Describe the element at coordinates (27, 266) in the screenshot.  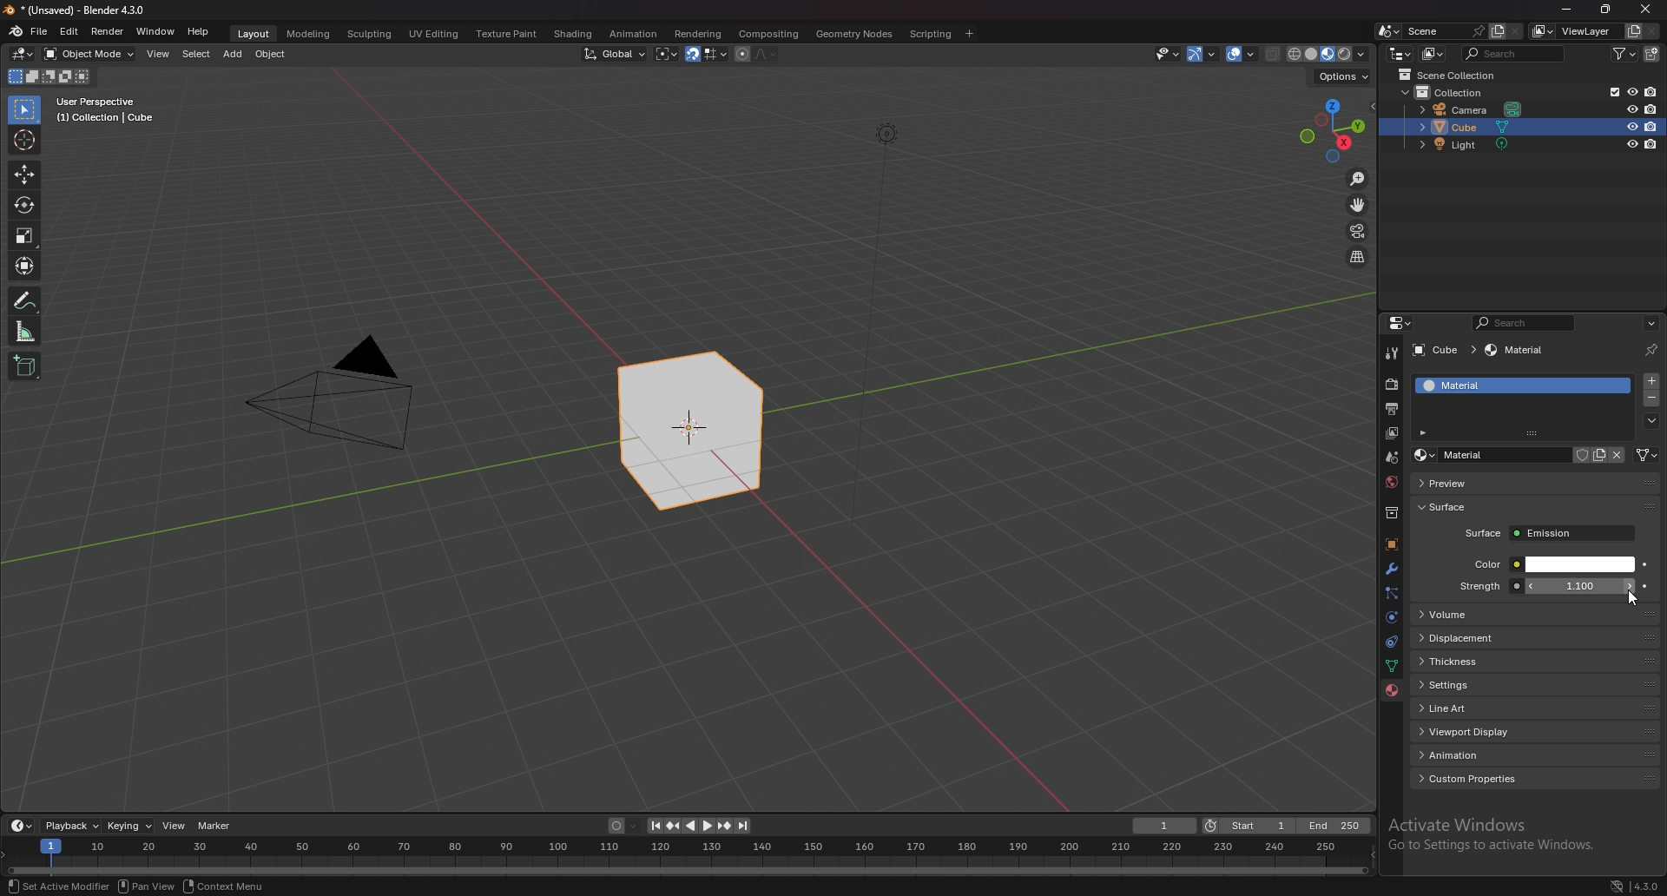
I see `transform` at that location.